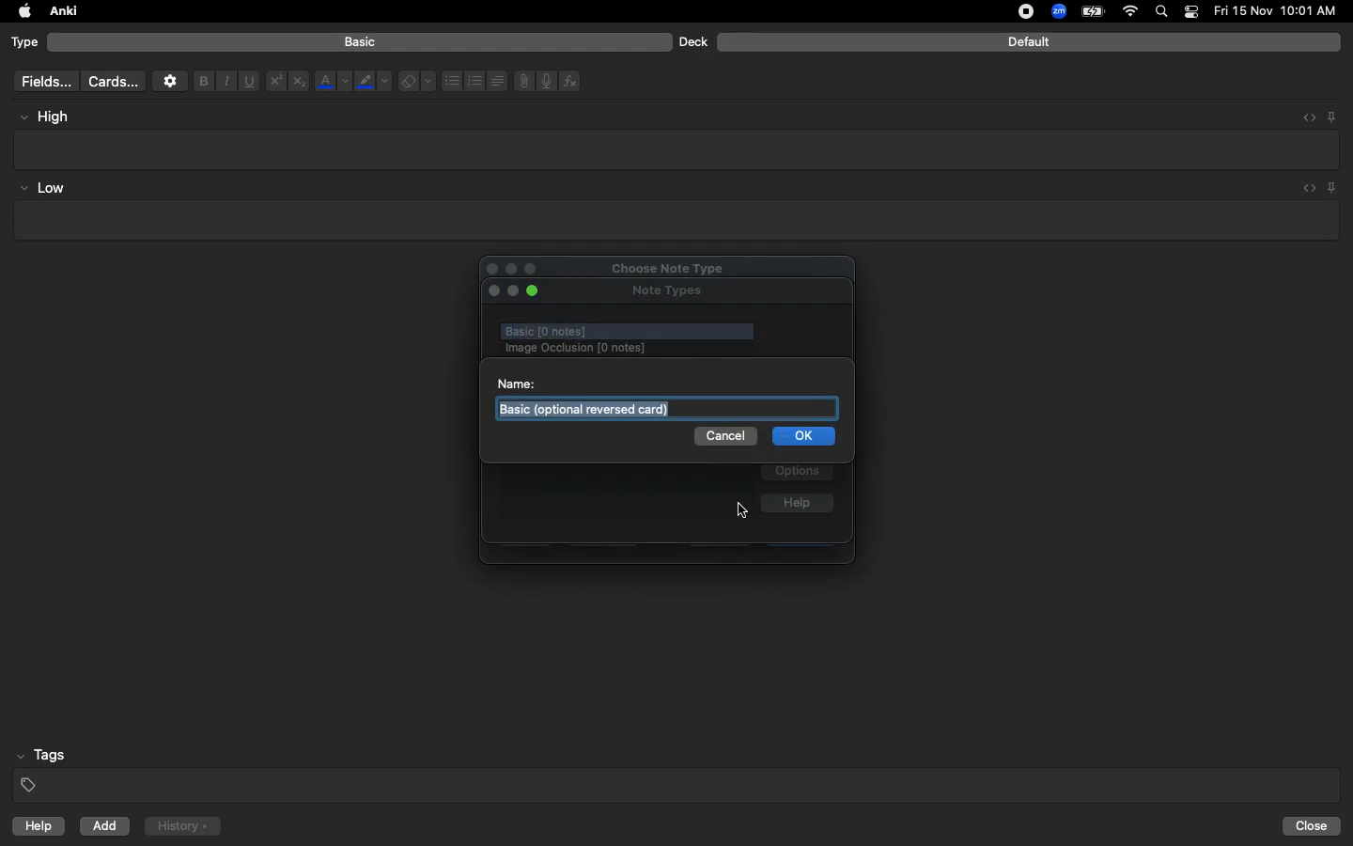 This screenshot has width=1353, height=846. Describe the element at coordinates (53, 117) in the screenshot. I see `High` at that location.